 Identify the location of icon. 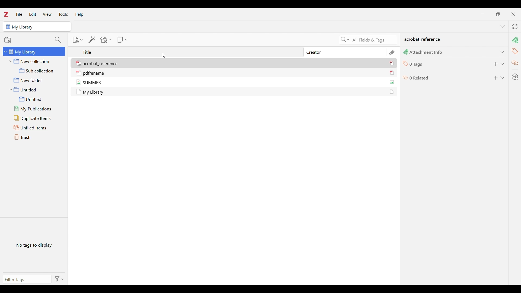
(405, 78).